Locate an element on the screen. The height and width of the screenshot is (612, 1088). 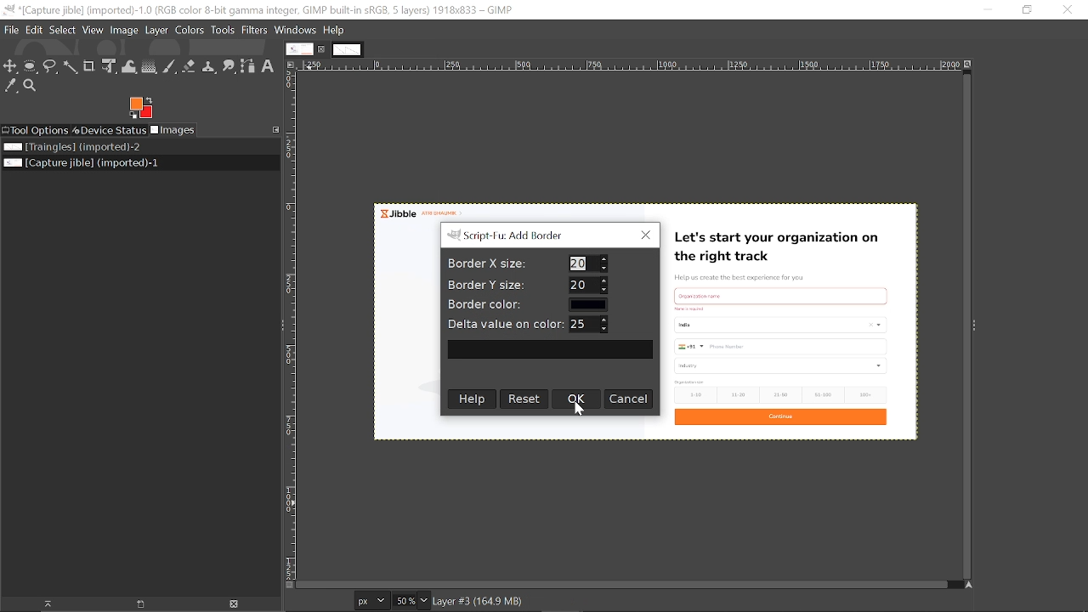
Gradient tool is located at coordinates (150, 66).